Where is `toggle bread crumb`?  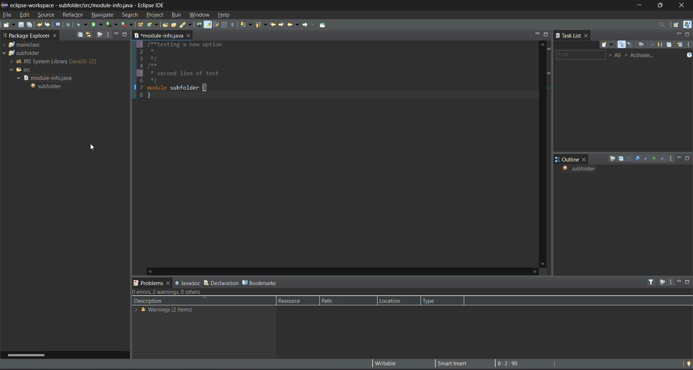 toggle bread crumb is located at coordinates (200, 25).